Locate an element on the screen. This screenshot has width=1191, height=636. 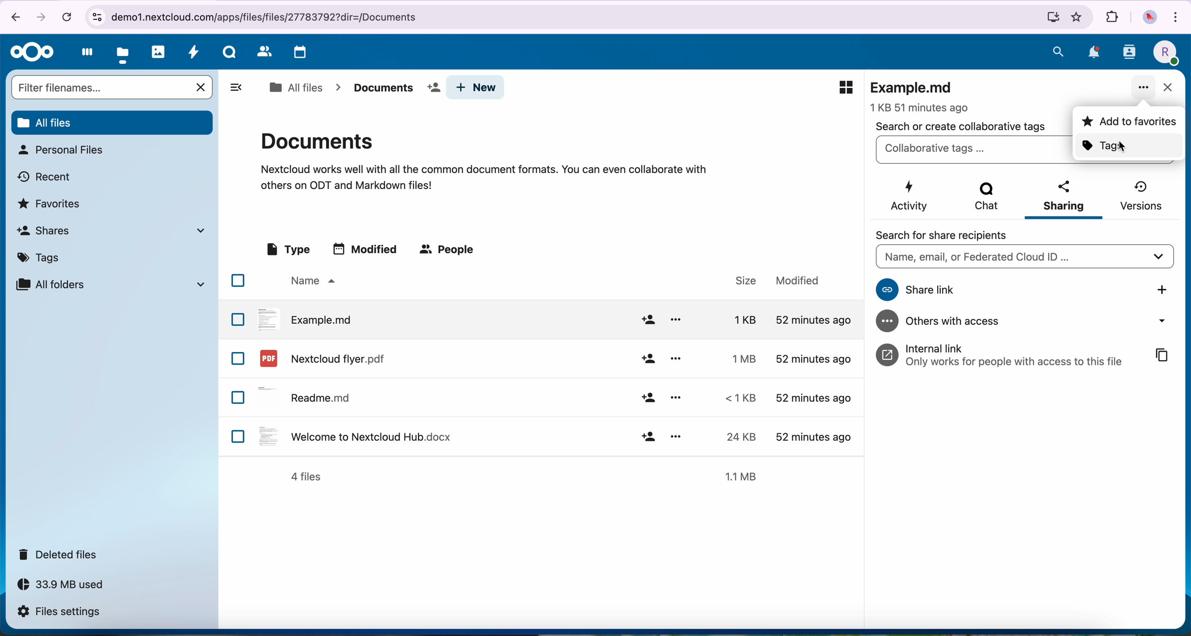
copy is located at coordinates (1163, 356).